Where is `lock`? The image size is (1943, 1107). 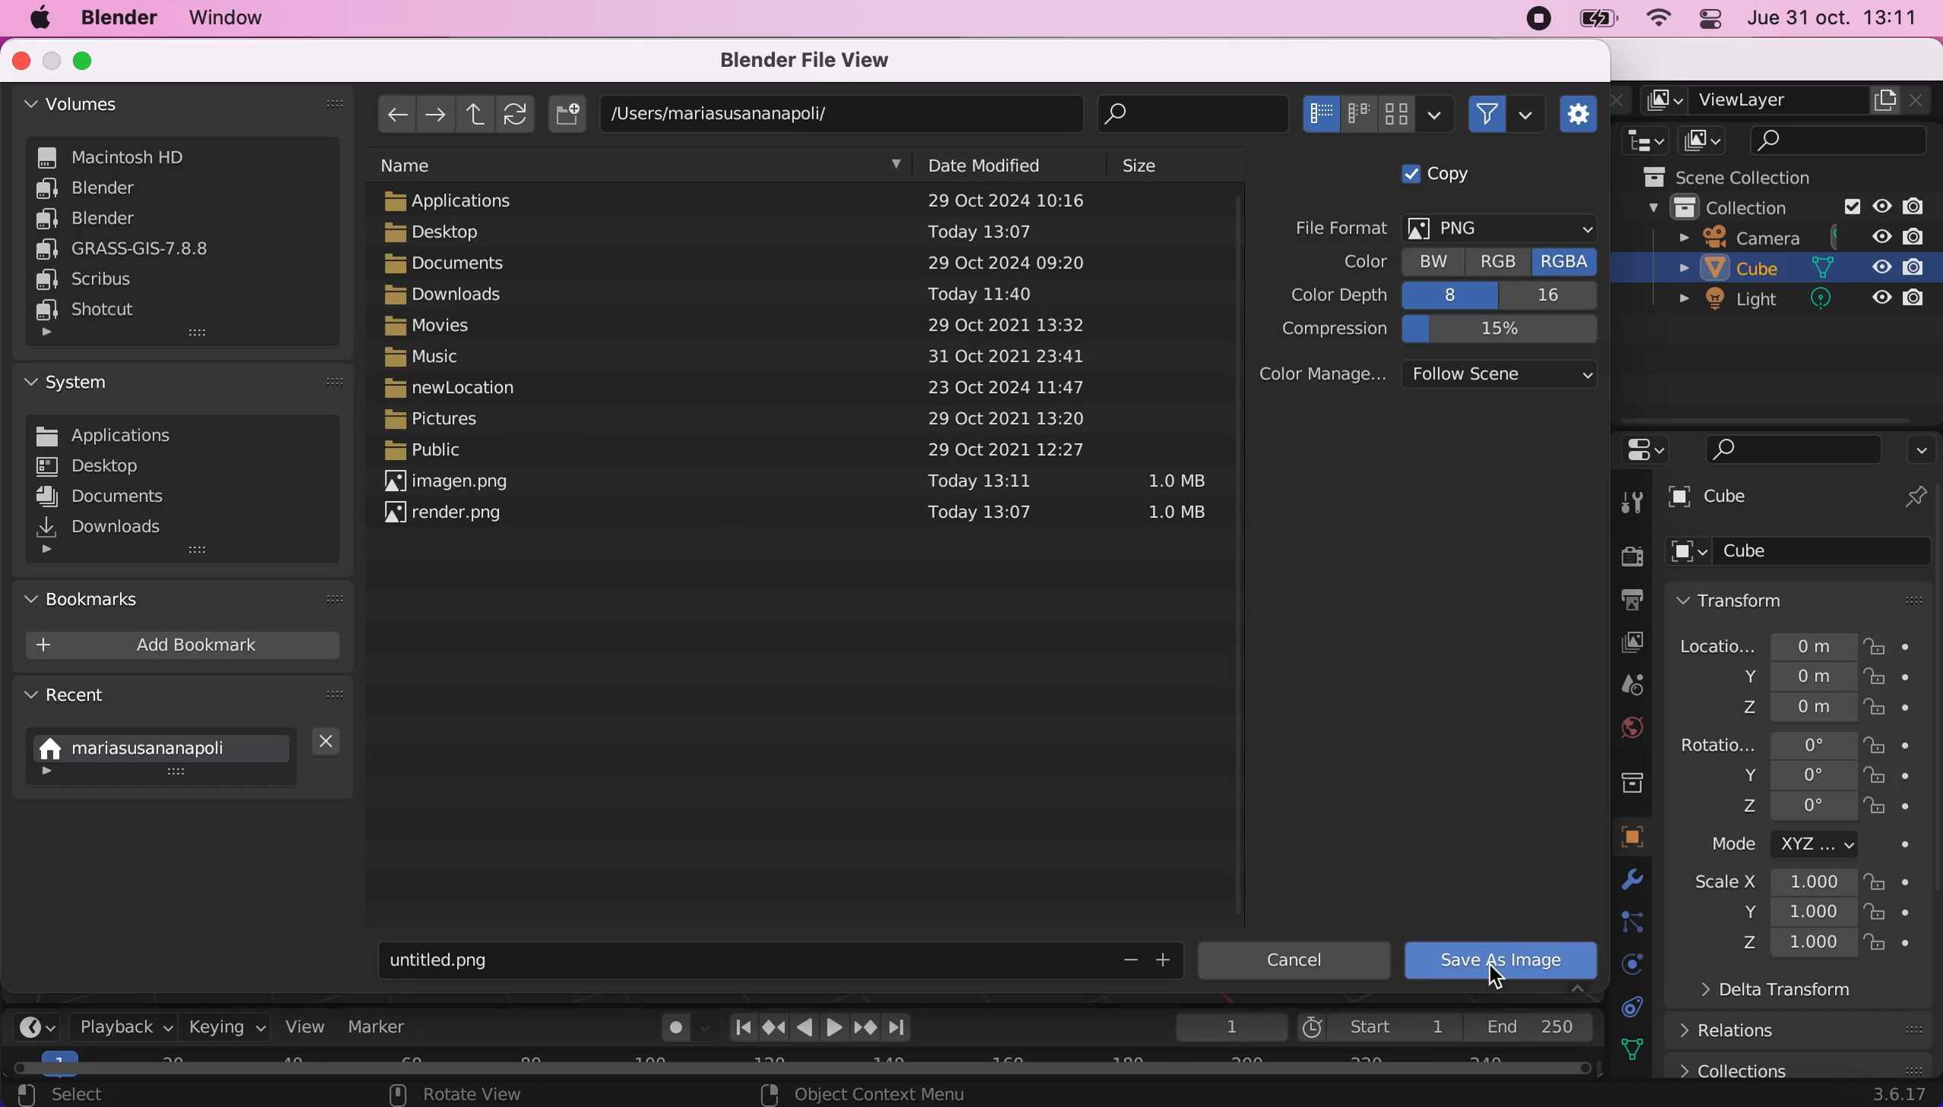
lock is located at coordinates (1897, 645).